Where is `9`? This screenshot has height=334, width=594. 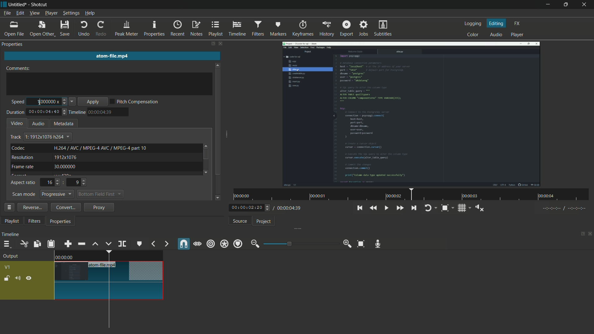
9 is located at coordinates (76, 182).